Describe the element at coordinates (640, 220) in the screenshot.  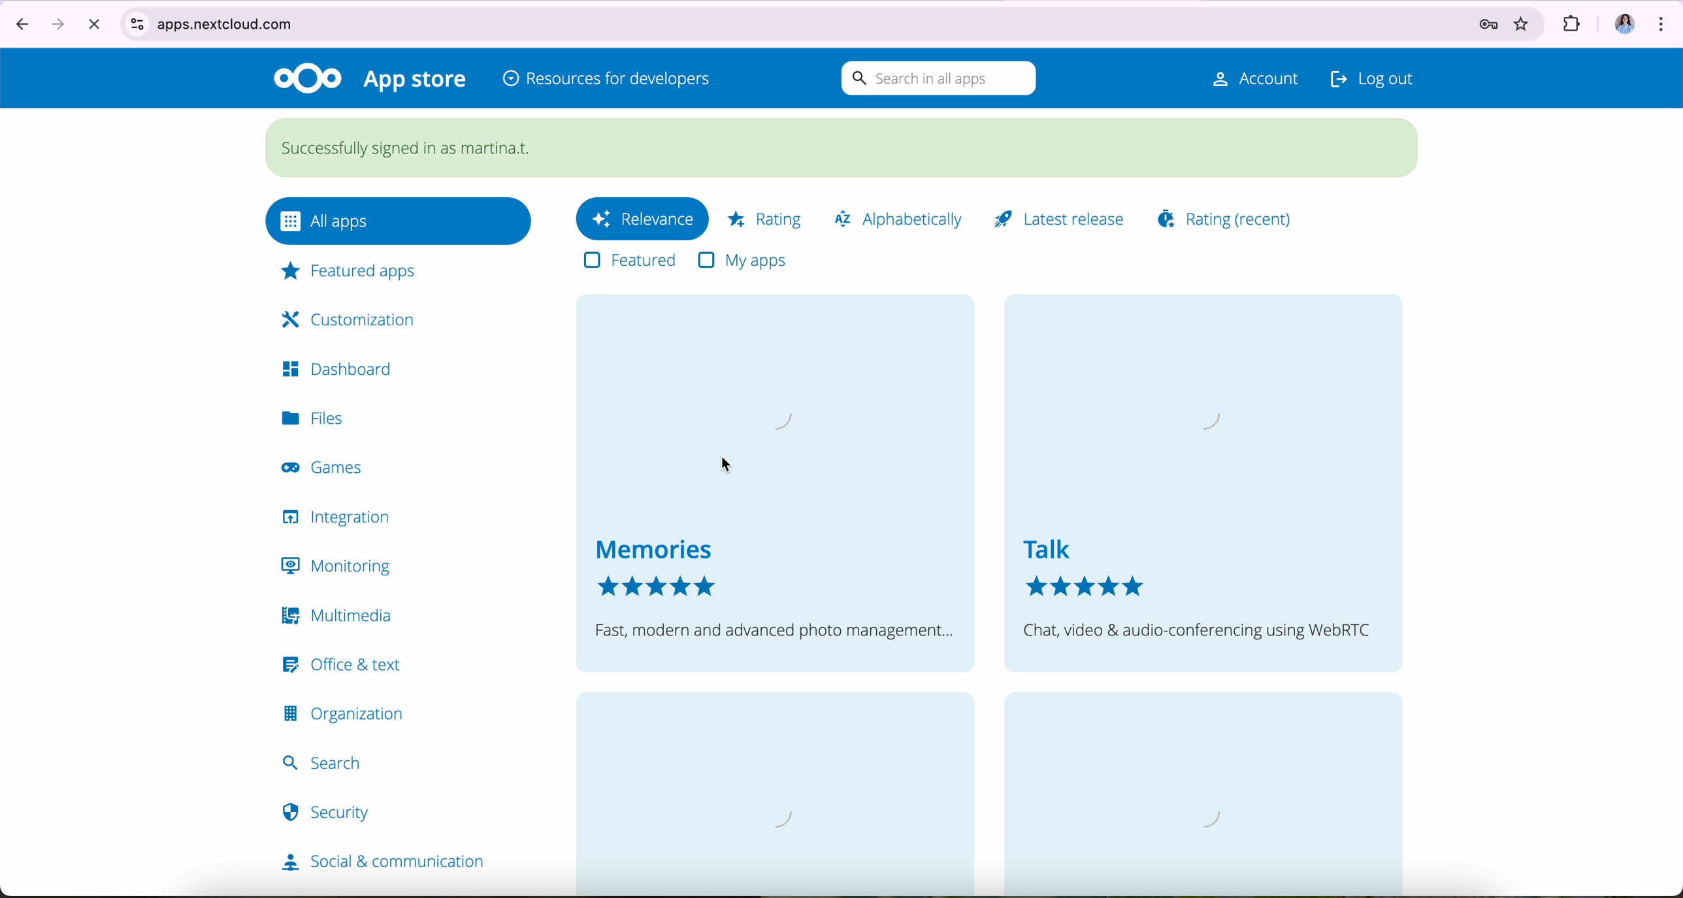
I see `relevance button` at that location.